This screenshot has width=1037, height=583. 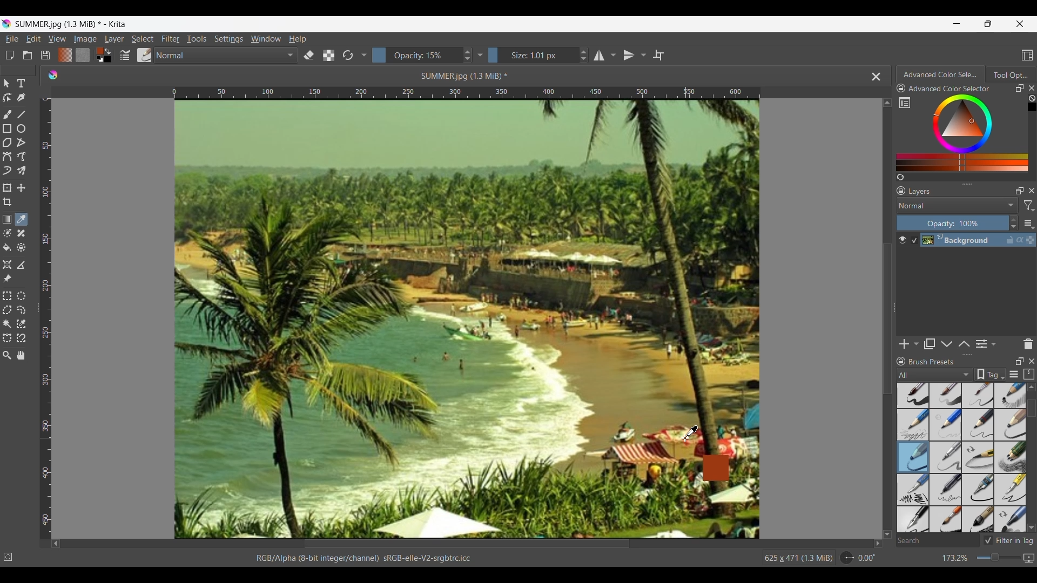 What do you see at coordinates (993, 343) in the screenshot?
I see `Layer property settings` at bounding box center [993, 343].